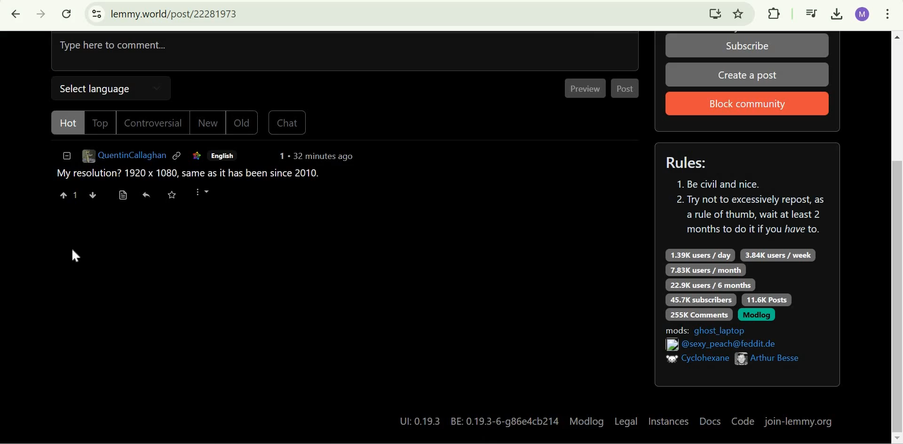 This screenshot has width=903, height=444. Describe the element at coordinates (198, 157) in the screenshot. I see `link` at that location.